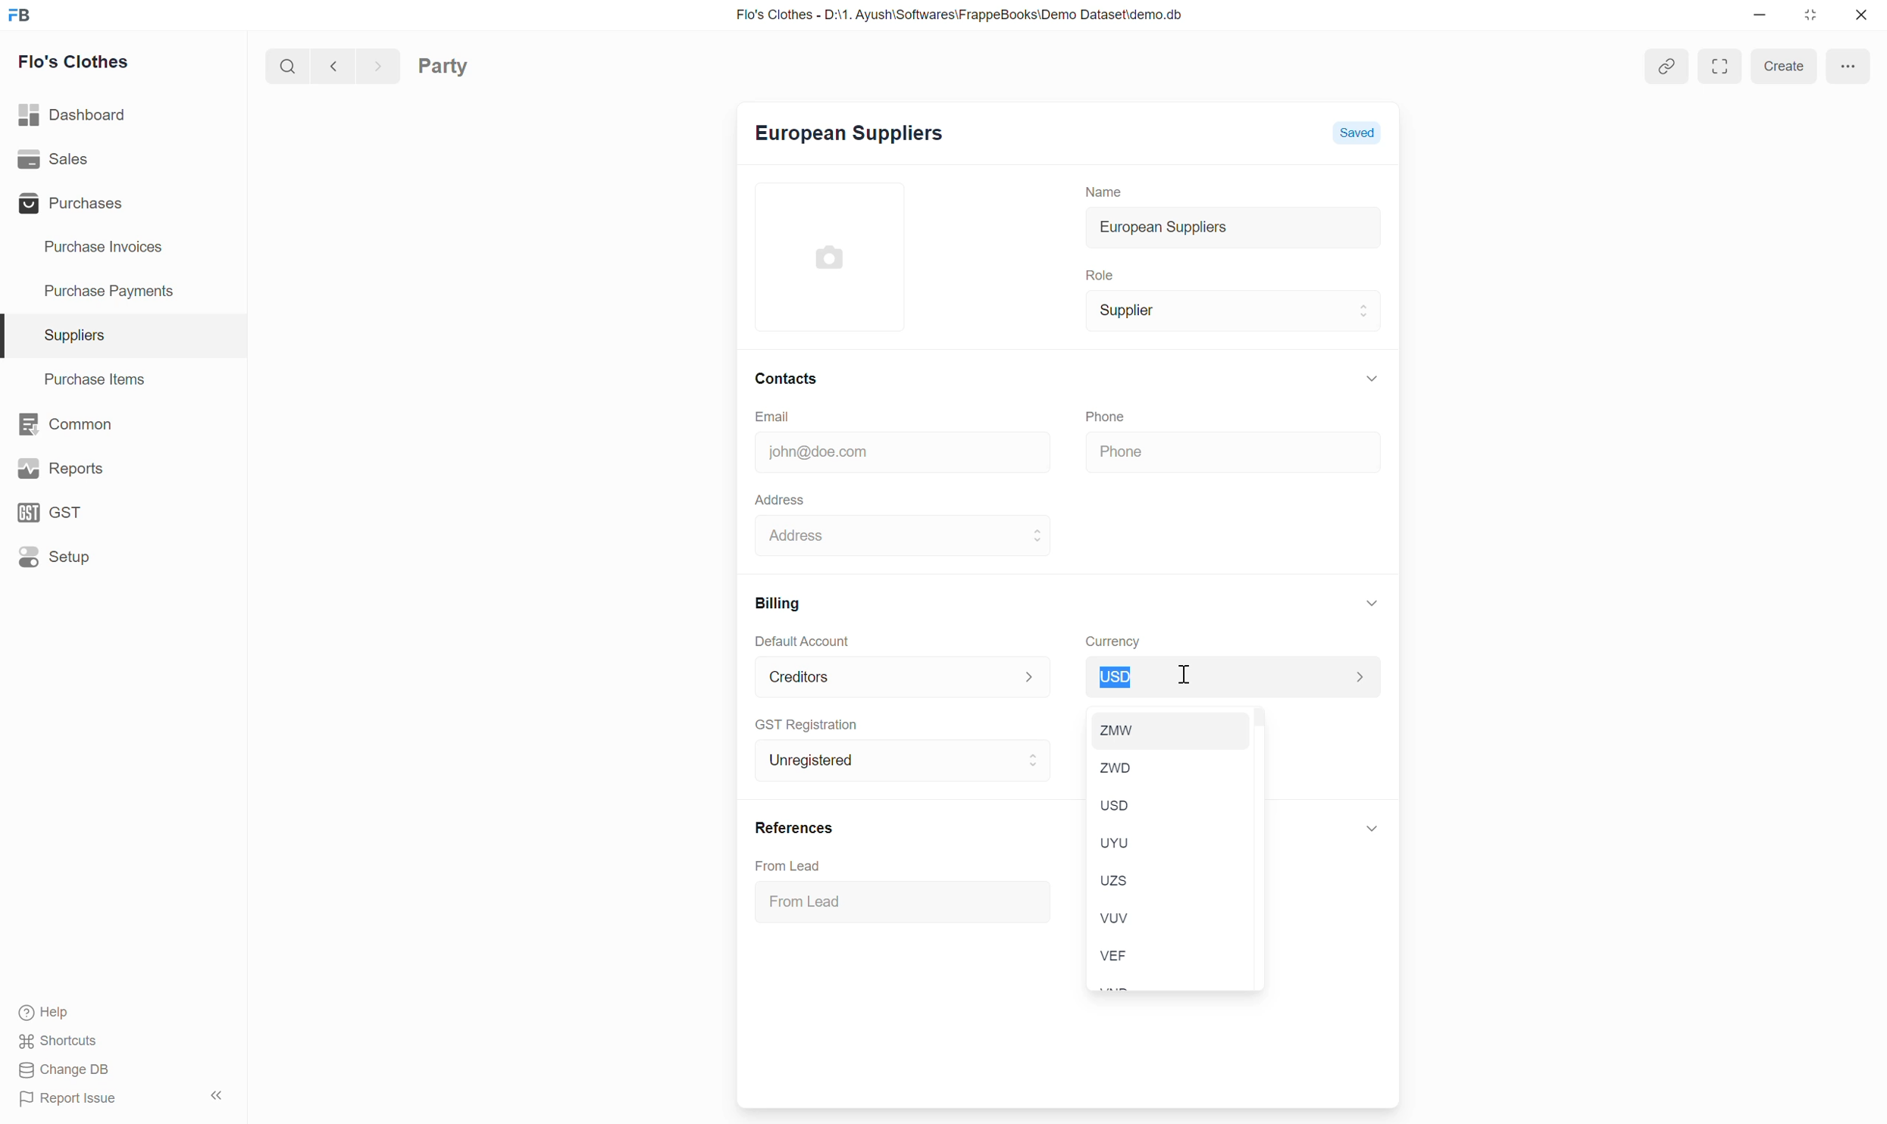  Describe the element at coordinates (1125, 729) in the screenshot. I see `ZMW` at that location.